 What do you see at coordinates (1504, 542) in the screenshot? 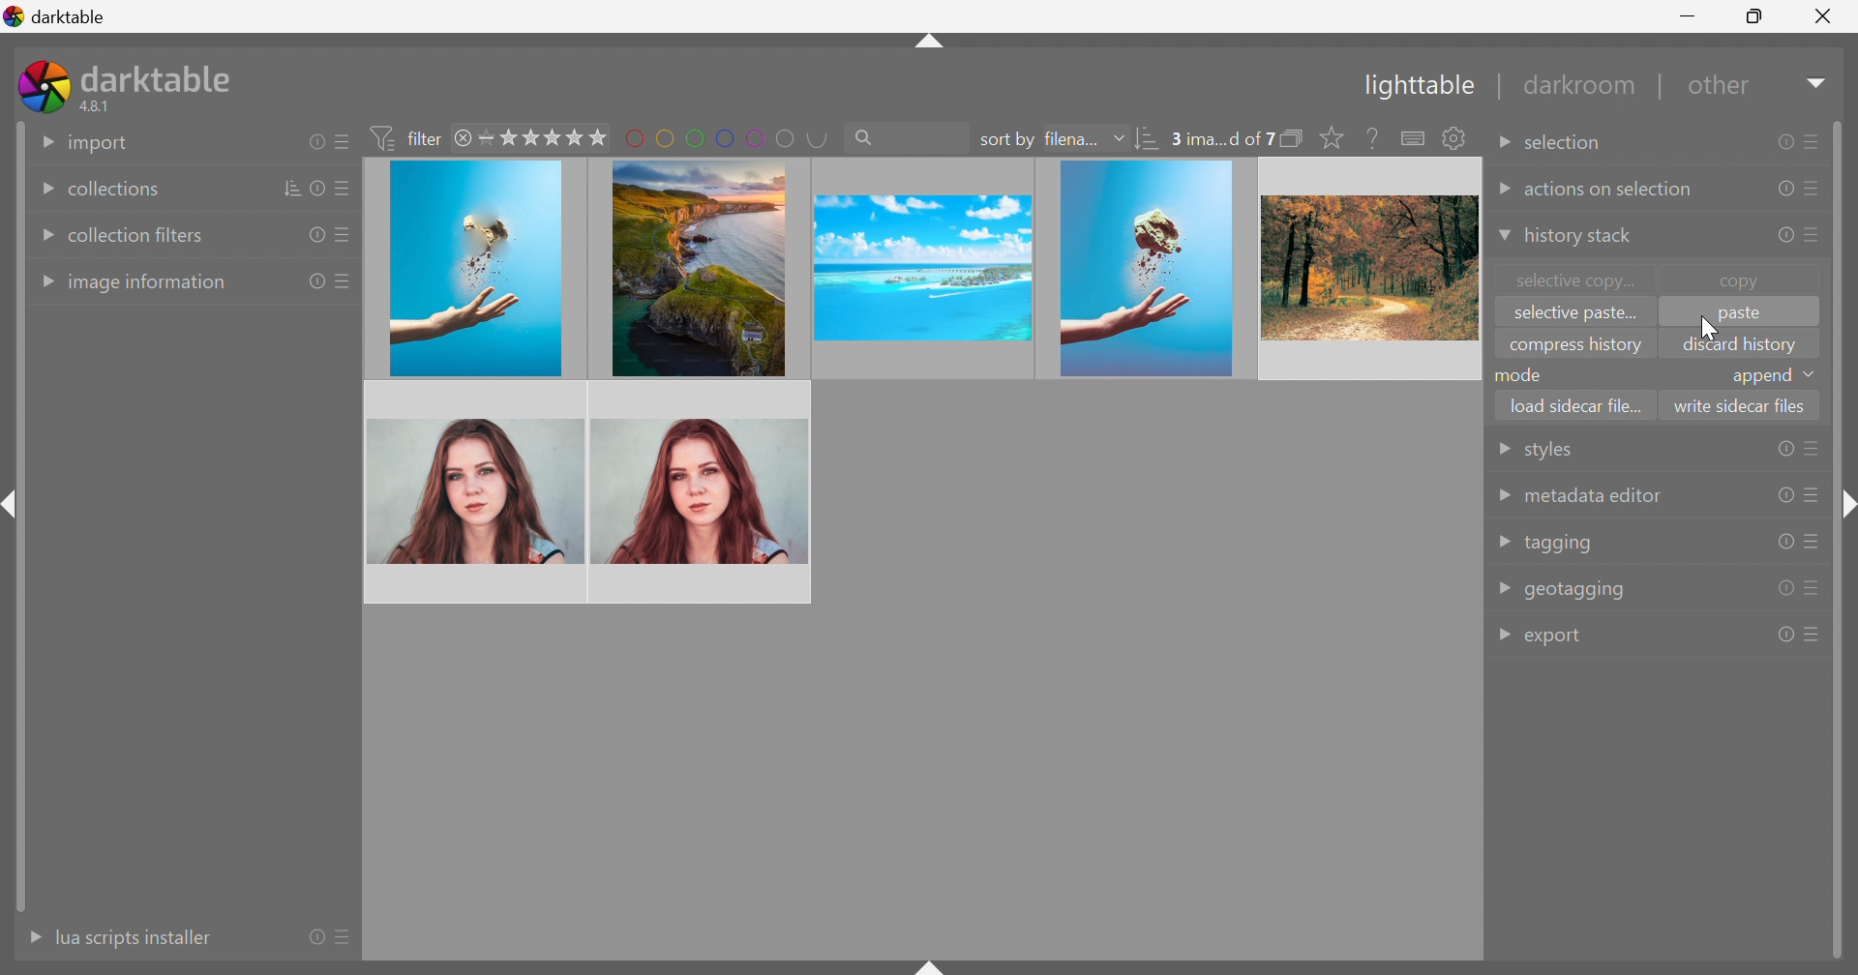
I see `Drop Down` at bounding box center [1504, 542].